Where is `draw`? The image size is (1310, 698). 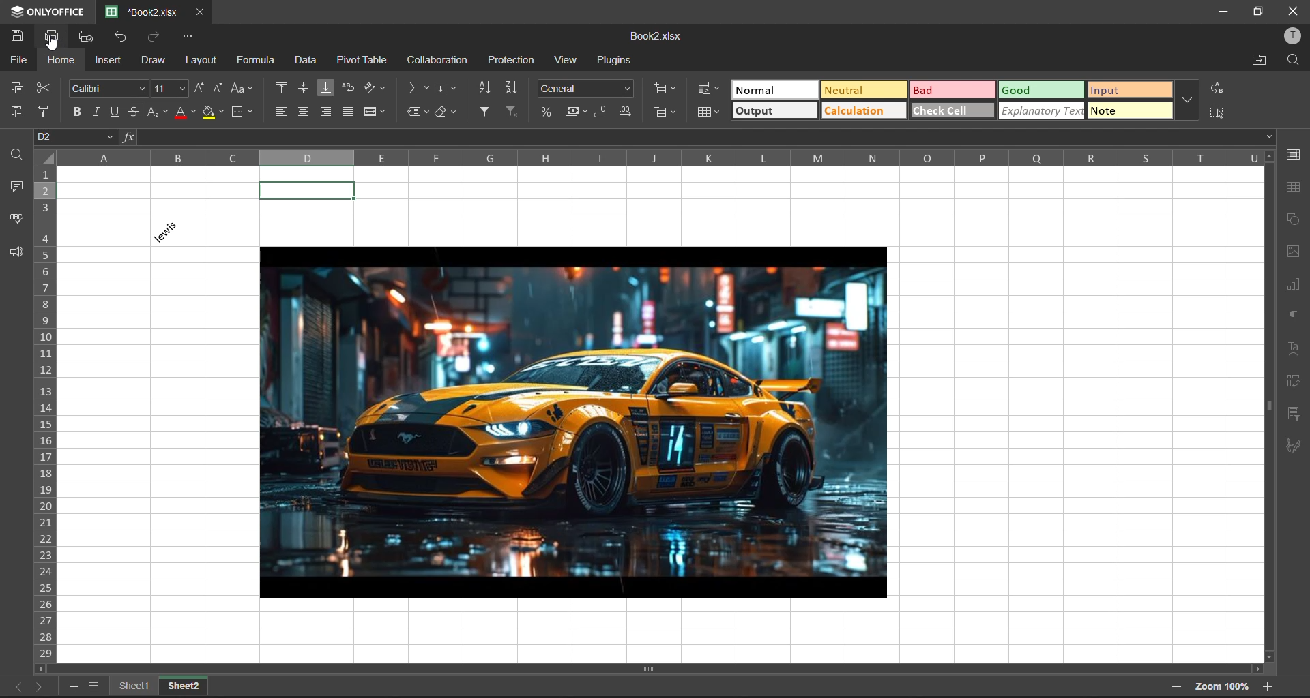 draw is located at coordinates (154, 61).